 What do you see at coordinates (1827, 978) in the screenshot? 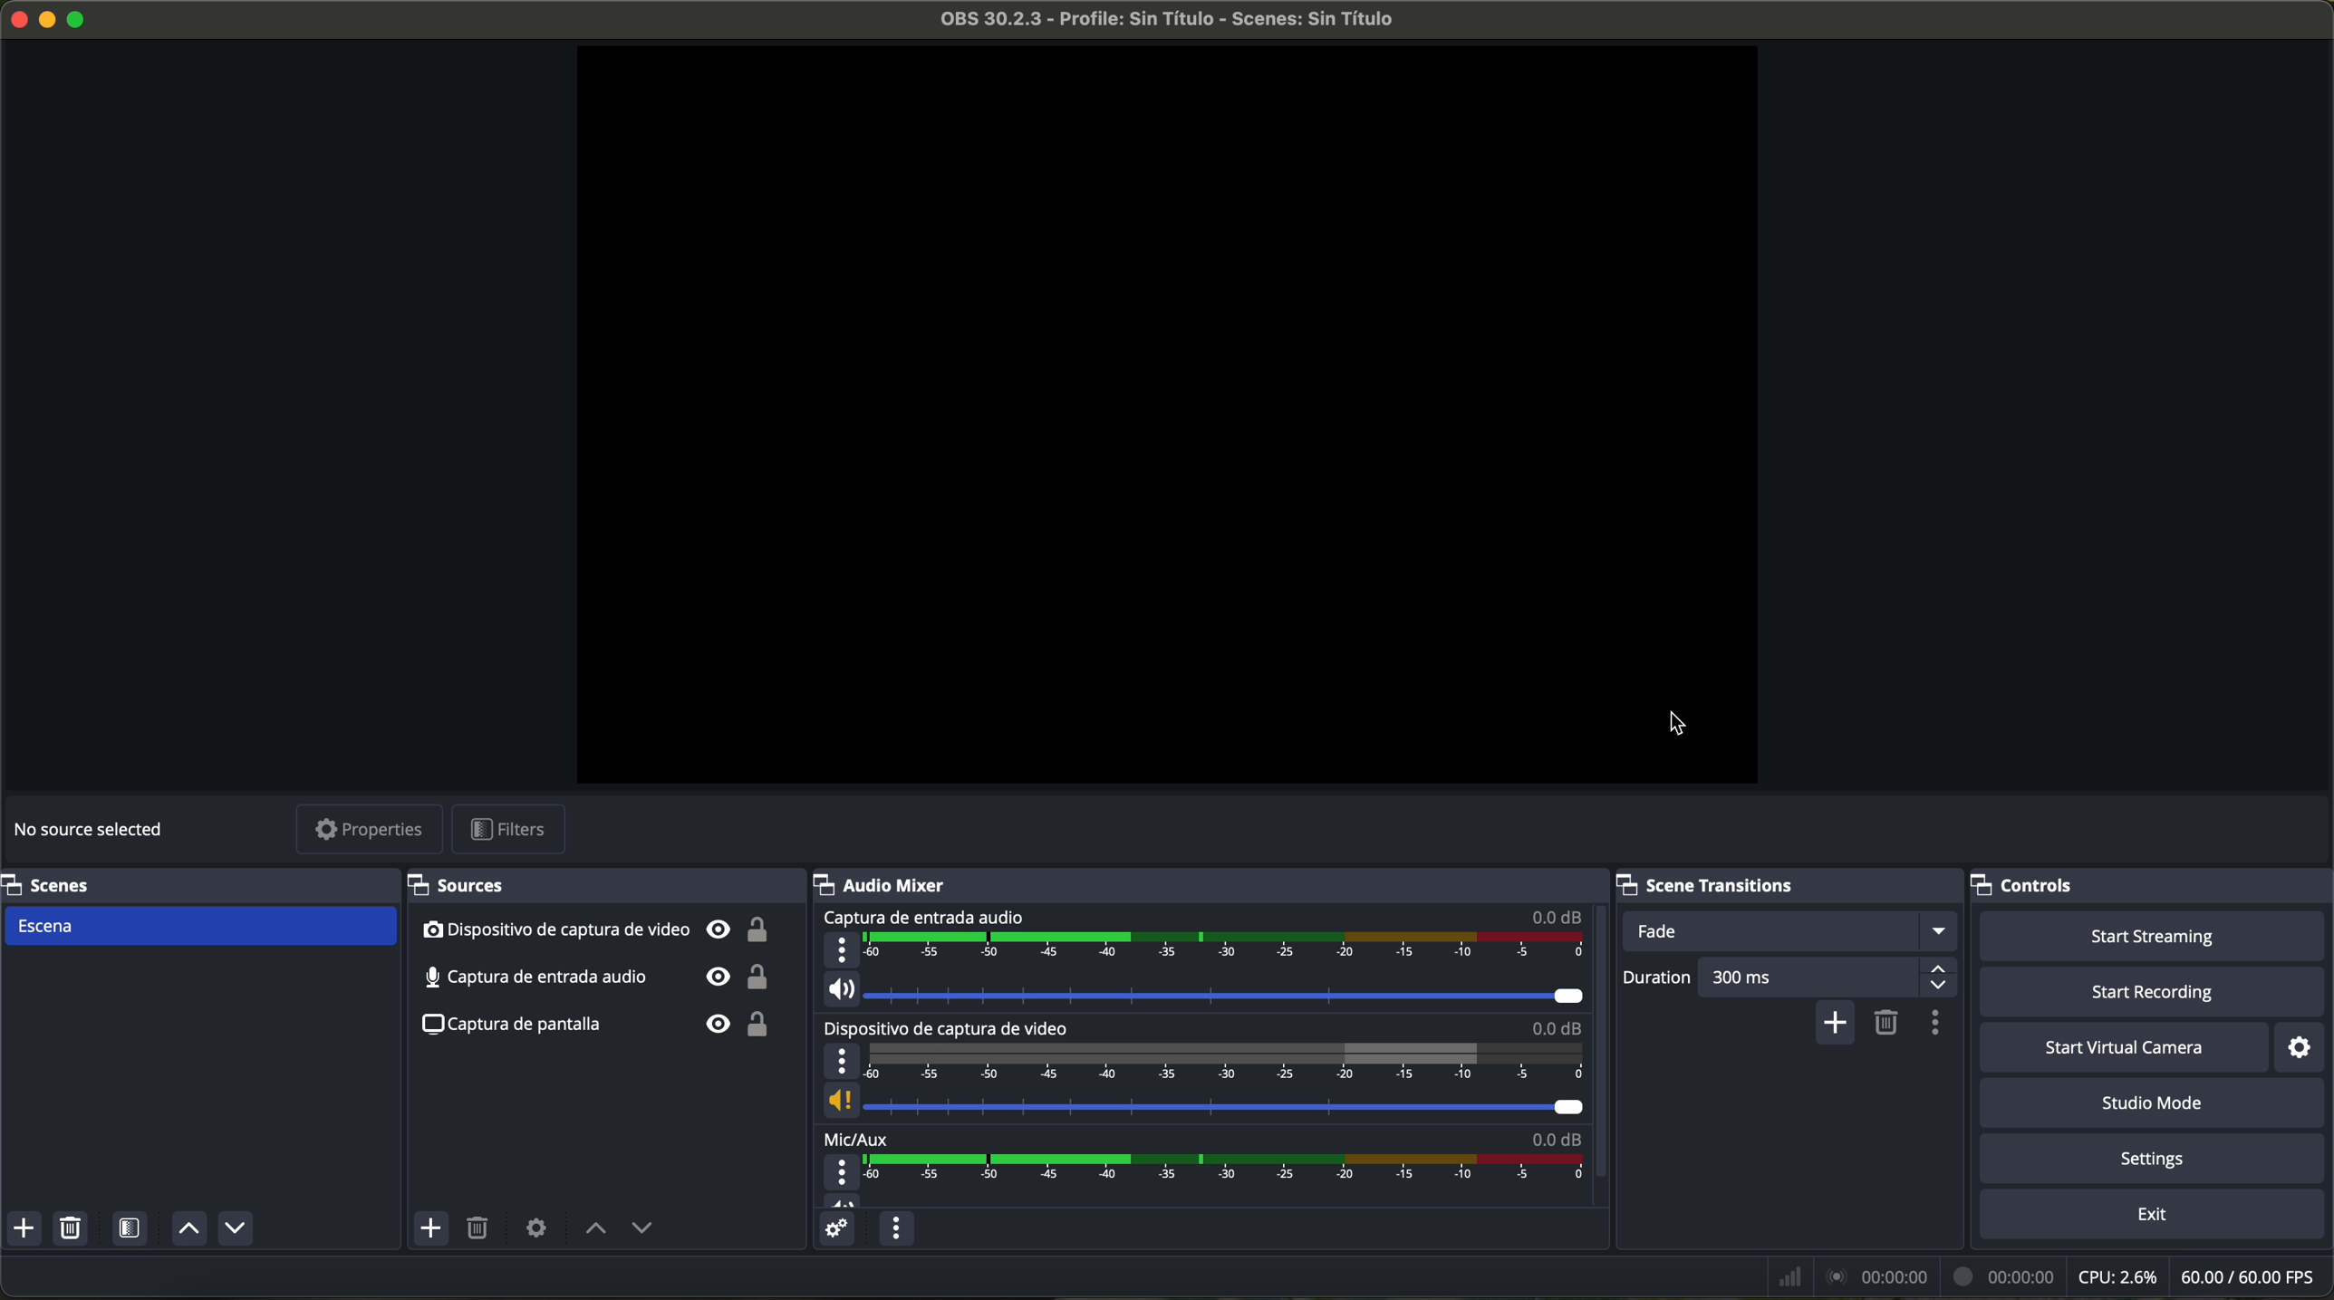
I see `300 ms` at bounding box center [1827, 978].